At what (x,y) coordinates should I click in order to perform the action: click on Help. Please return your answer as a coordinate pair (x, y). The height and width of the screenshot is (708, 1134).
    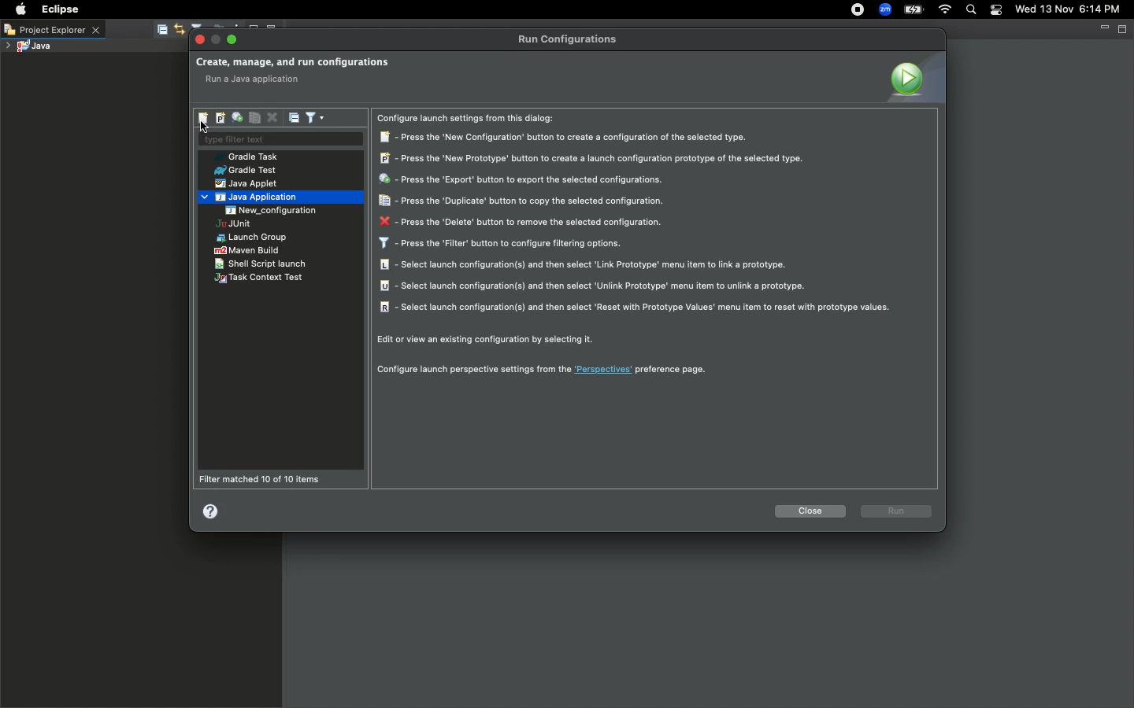
    Looking at the image, I should click on (212, 511).